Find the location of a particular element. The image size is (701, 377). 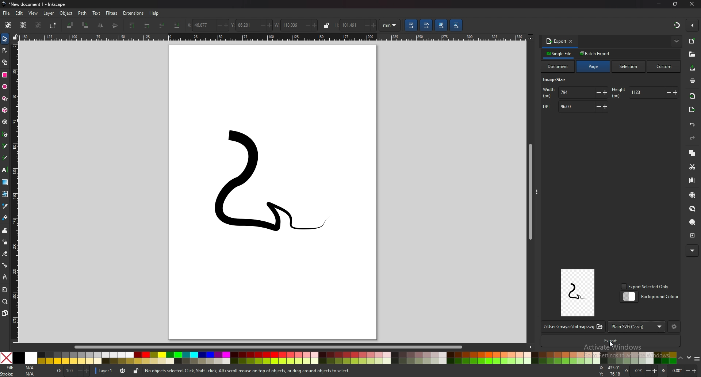

scroll bar is located at coordinates (274, 346).